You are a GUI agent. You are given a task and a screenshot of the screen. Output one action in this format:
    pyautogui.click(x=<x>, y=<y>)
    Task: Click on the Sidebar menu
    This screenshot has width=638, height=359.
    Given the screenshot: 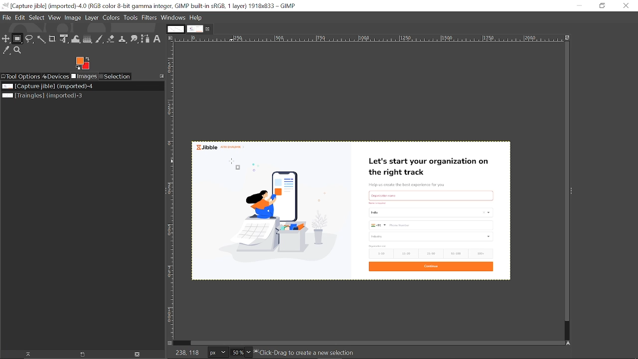 What is the action you would take?
    pyautogui.click(x=163, y=192)
    